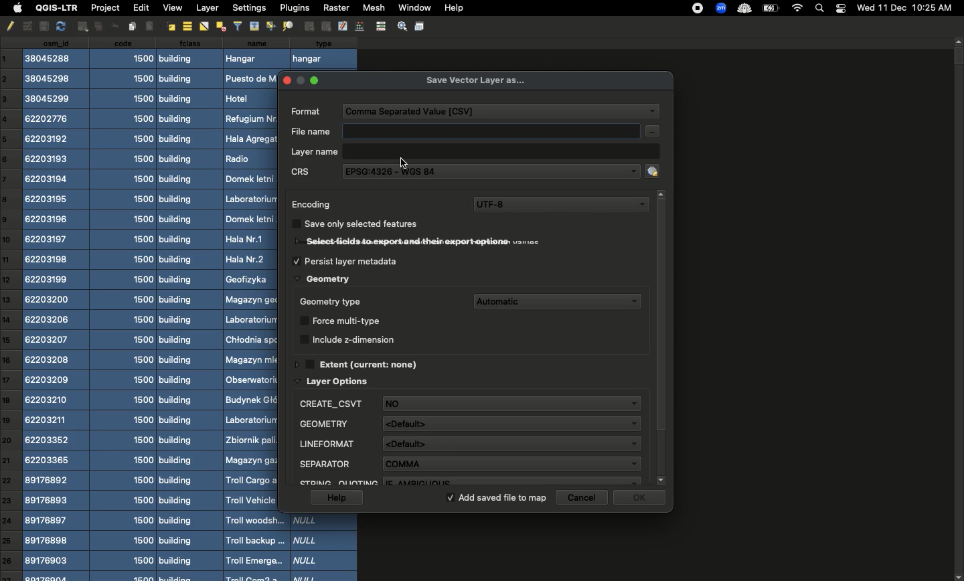 Image resolution: width=964 pixels, height=581 pixels. I want to click on CRS, so click(308, 173).